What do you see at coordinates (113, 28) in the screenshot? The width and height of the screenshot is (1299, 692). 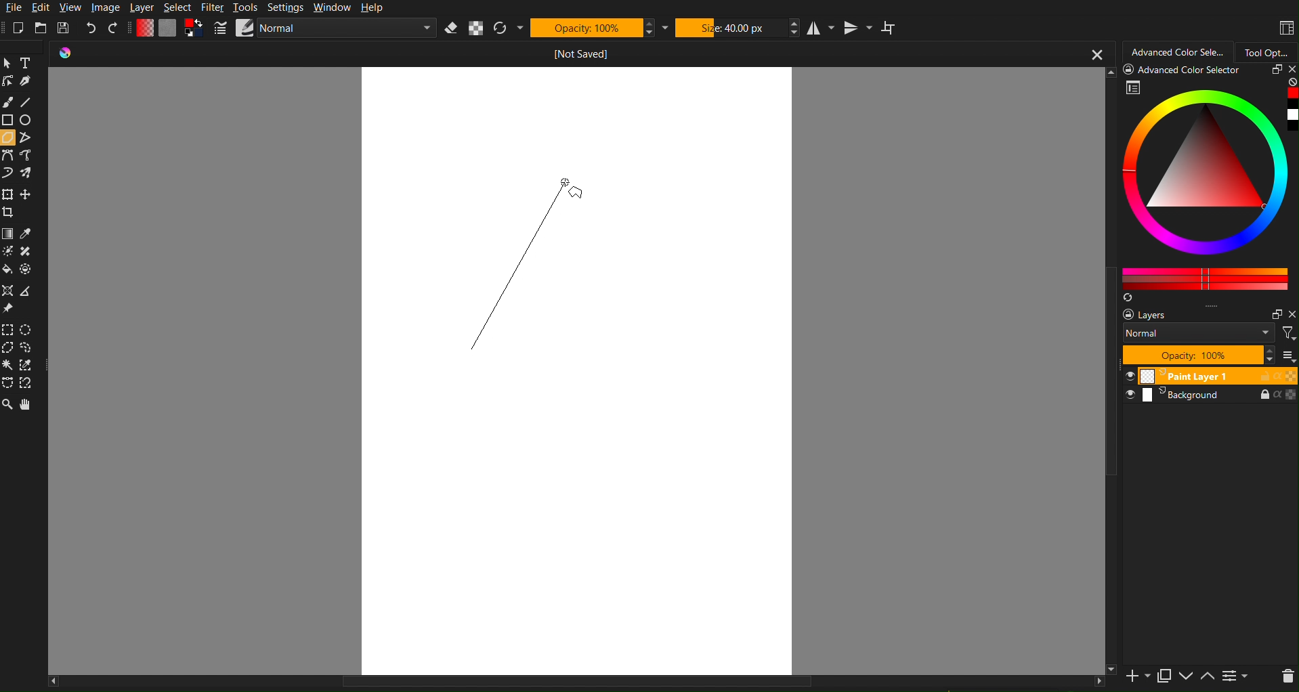 I see `Redo` at bounding box center [113, 28].